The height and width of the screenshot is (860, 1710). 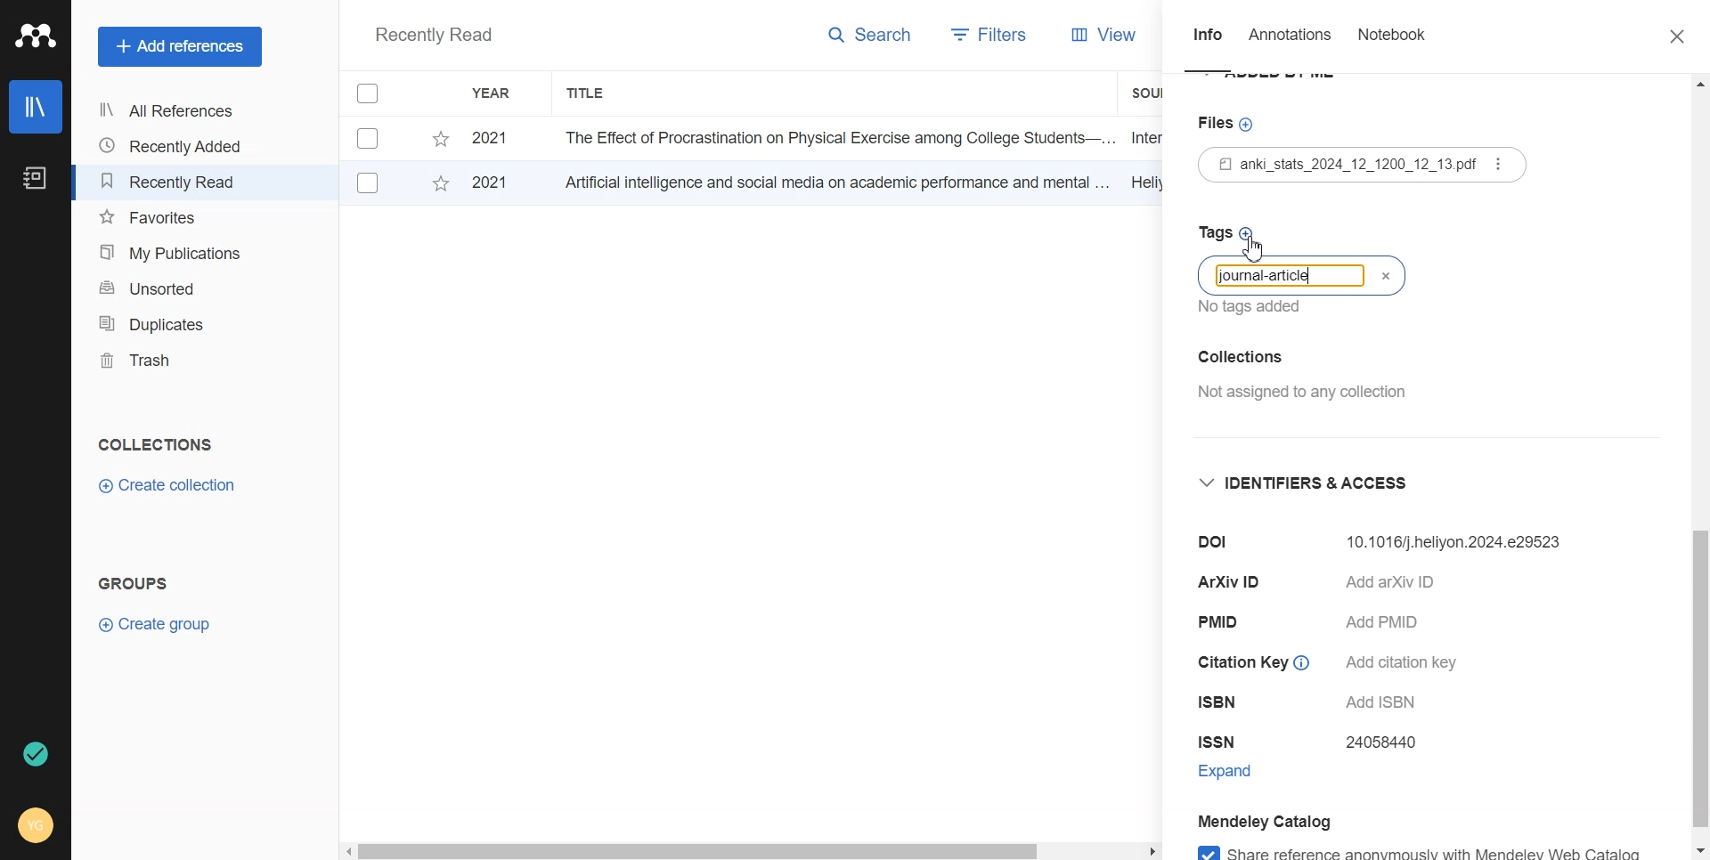 What do you see at coordinates (174, 146) in the screenshot?
I see `Recently Added` at bounding box center [174, 146].